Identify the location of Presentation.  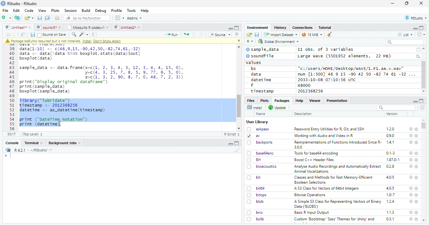
(337, 101).